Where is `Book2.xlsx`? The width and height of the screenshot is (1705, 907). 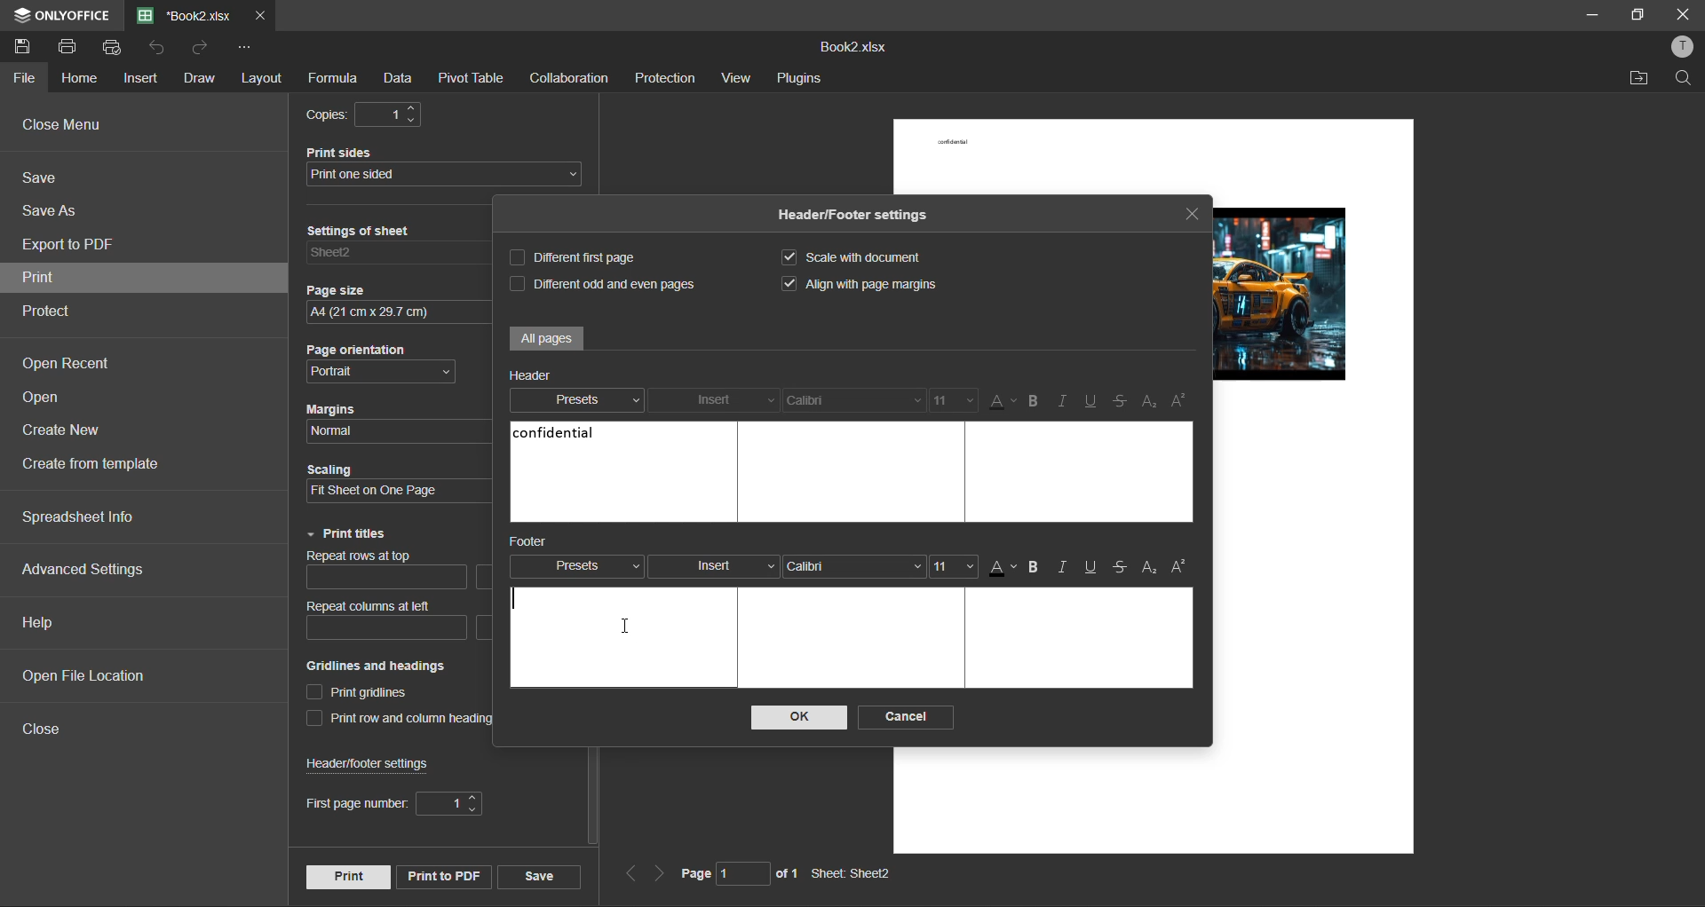 Book2.xlsx is located at coordinates (852, 51).